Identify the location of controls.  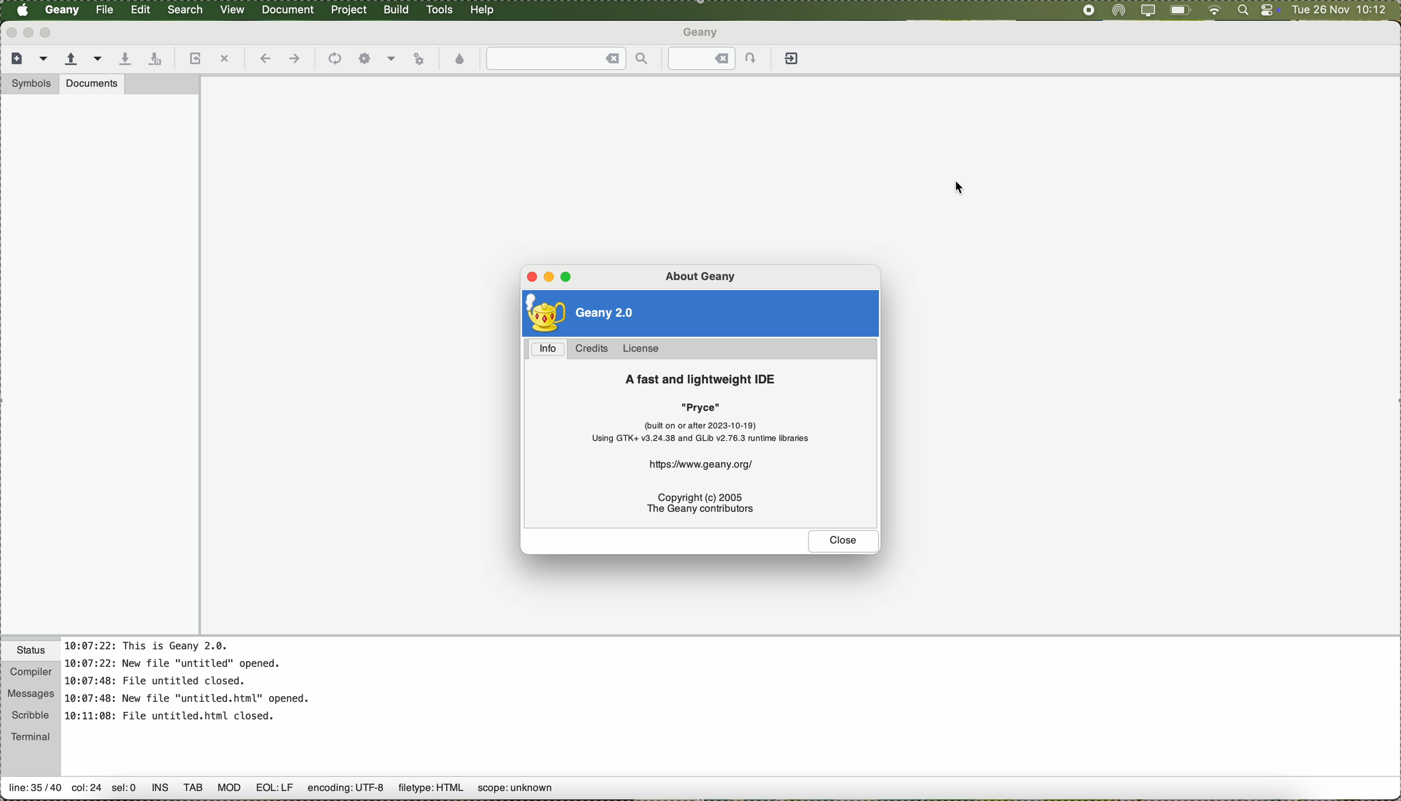
(1268, 11).